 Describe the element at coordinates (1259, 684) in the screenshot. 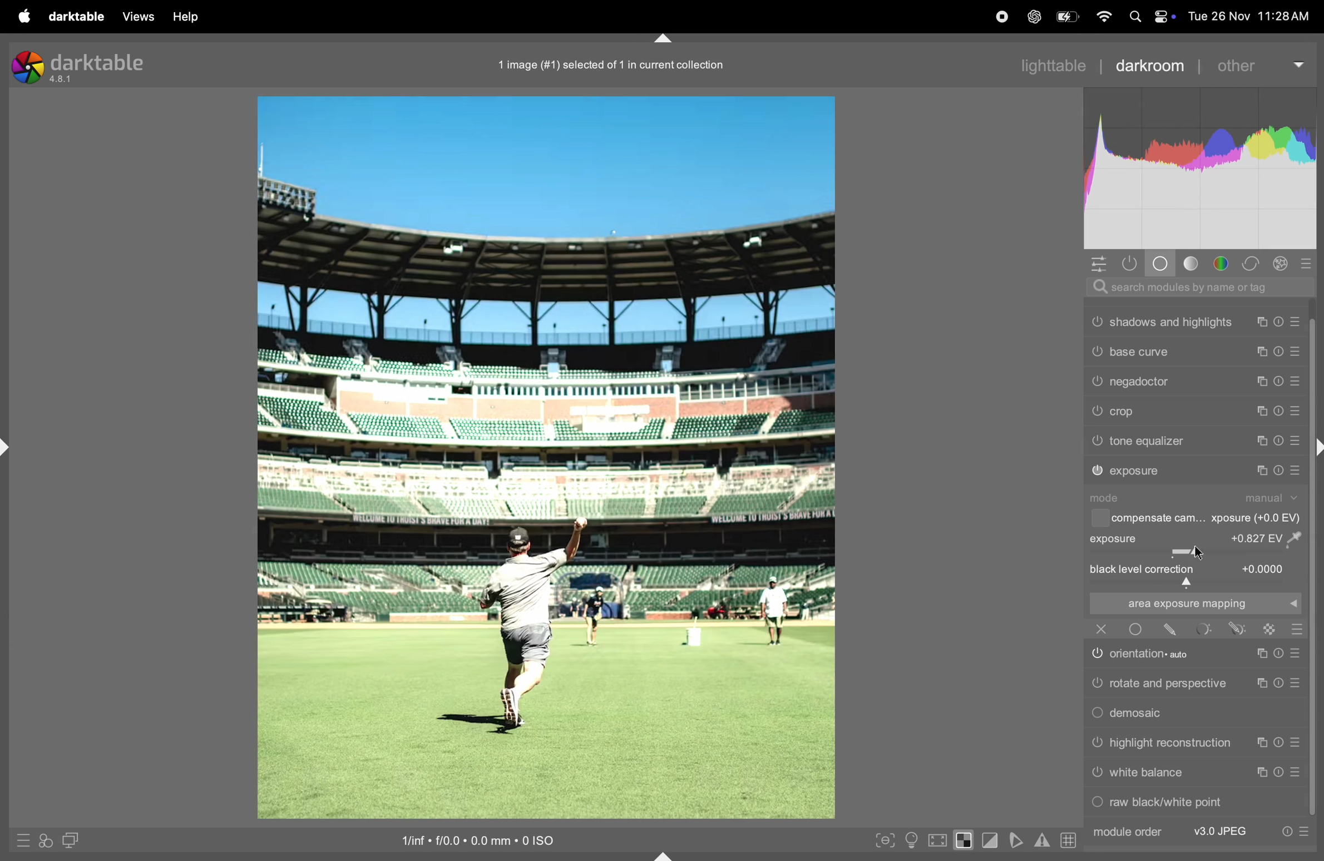

I see `copy` at that location.